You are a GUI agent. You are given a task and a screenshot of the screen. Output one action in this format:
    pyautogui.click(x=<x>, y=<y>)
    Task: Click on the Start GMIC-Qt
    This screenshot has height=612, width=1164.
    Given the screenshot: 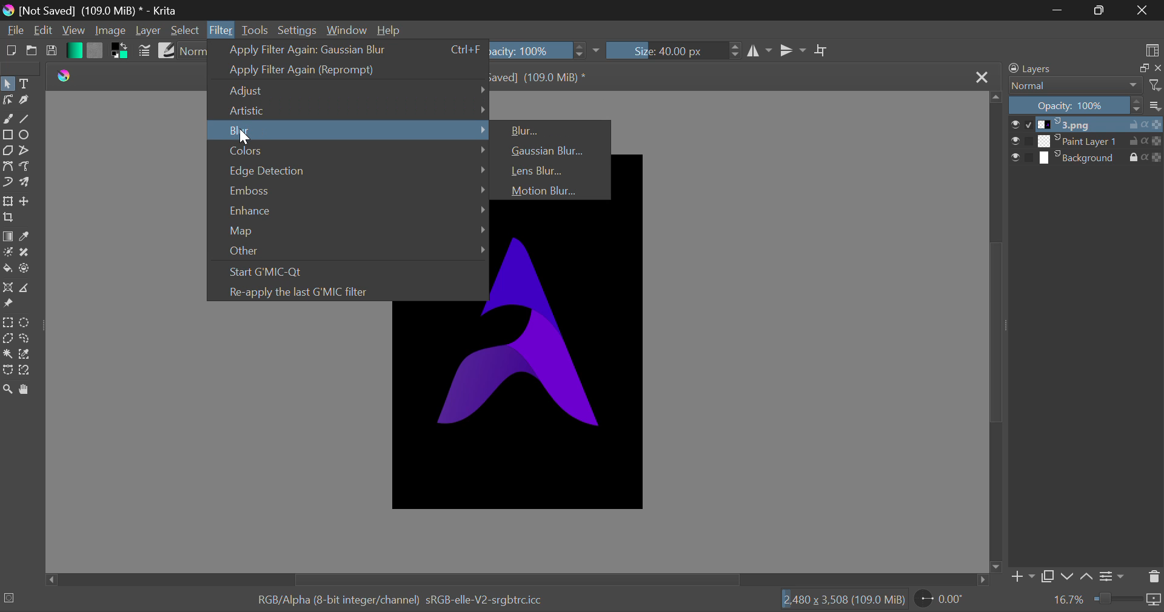 What is the action you would take?
    pyautogui.click(x=346, y=270)
    